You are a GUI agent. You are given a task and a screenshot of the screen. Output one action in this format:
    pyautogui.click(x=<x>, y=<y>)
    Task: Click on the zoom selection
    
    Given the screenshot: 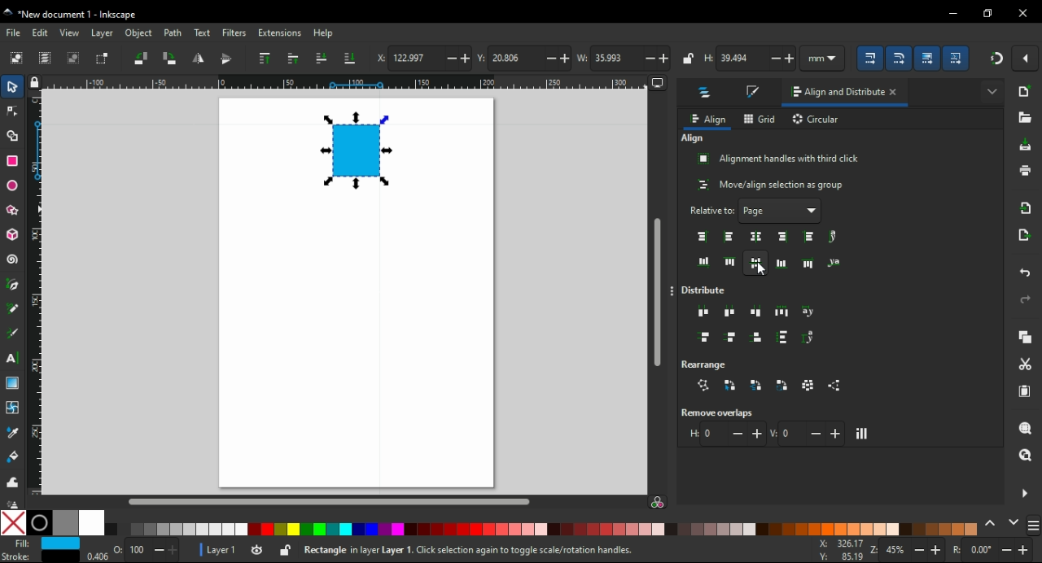 What is the action you would take?
    pyautogui.click(x=1025, y=427)
    